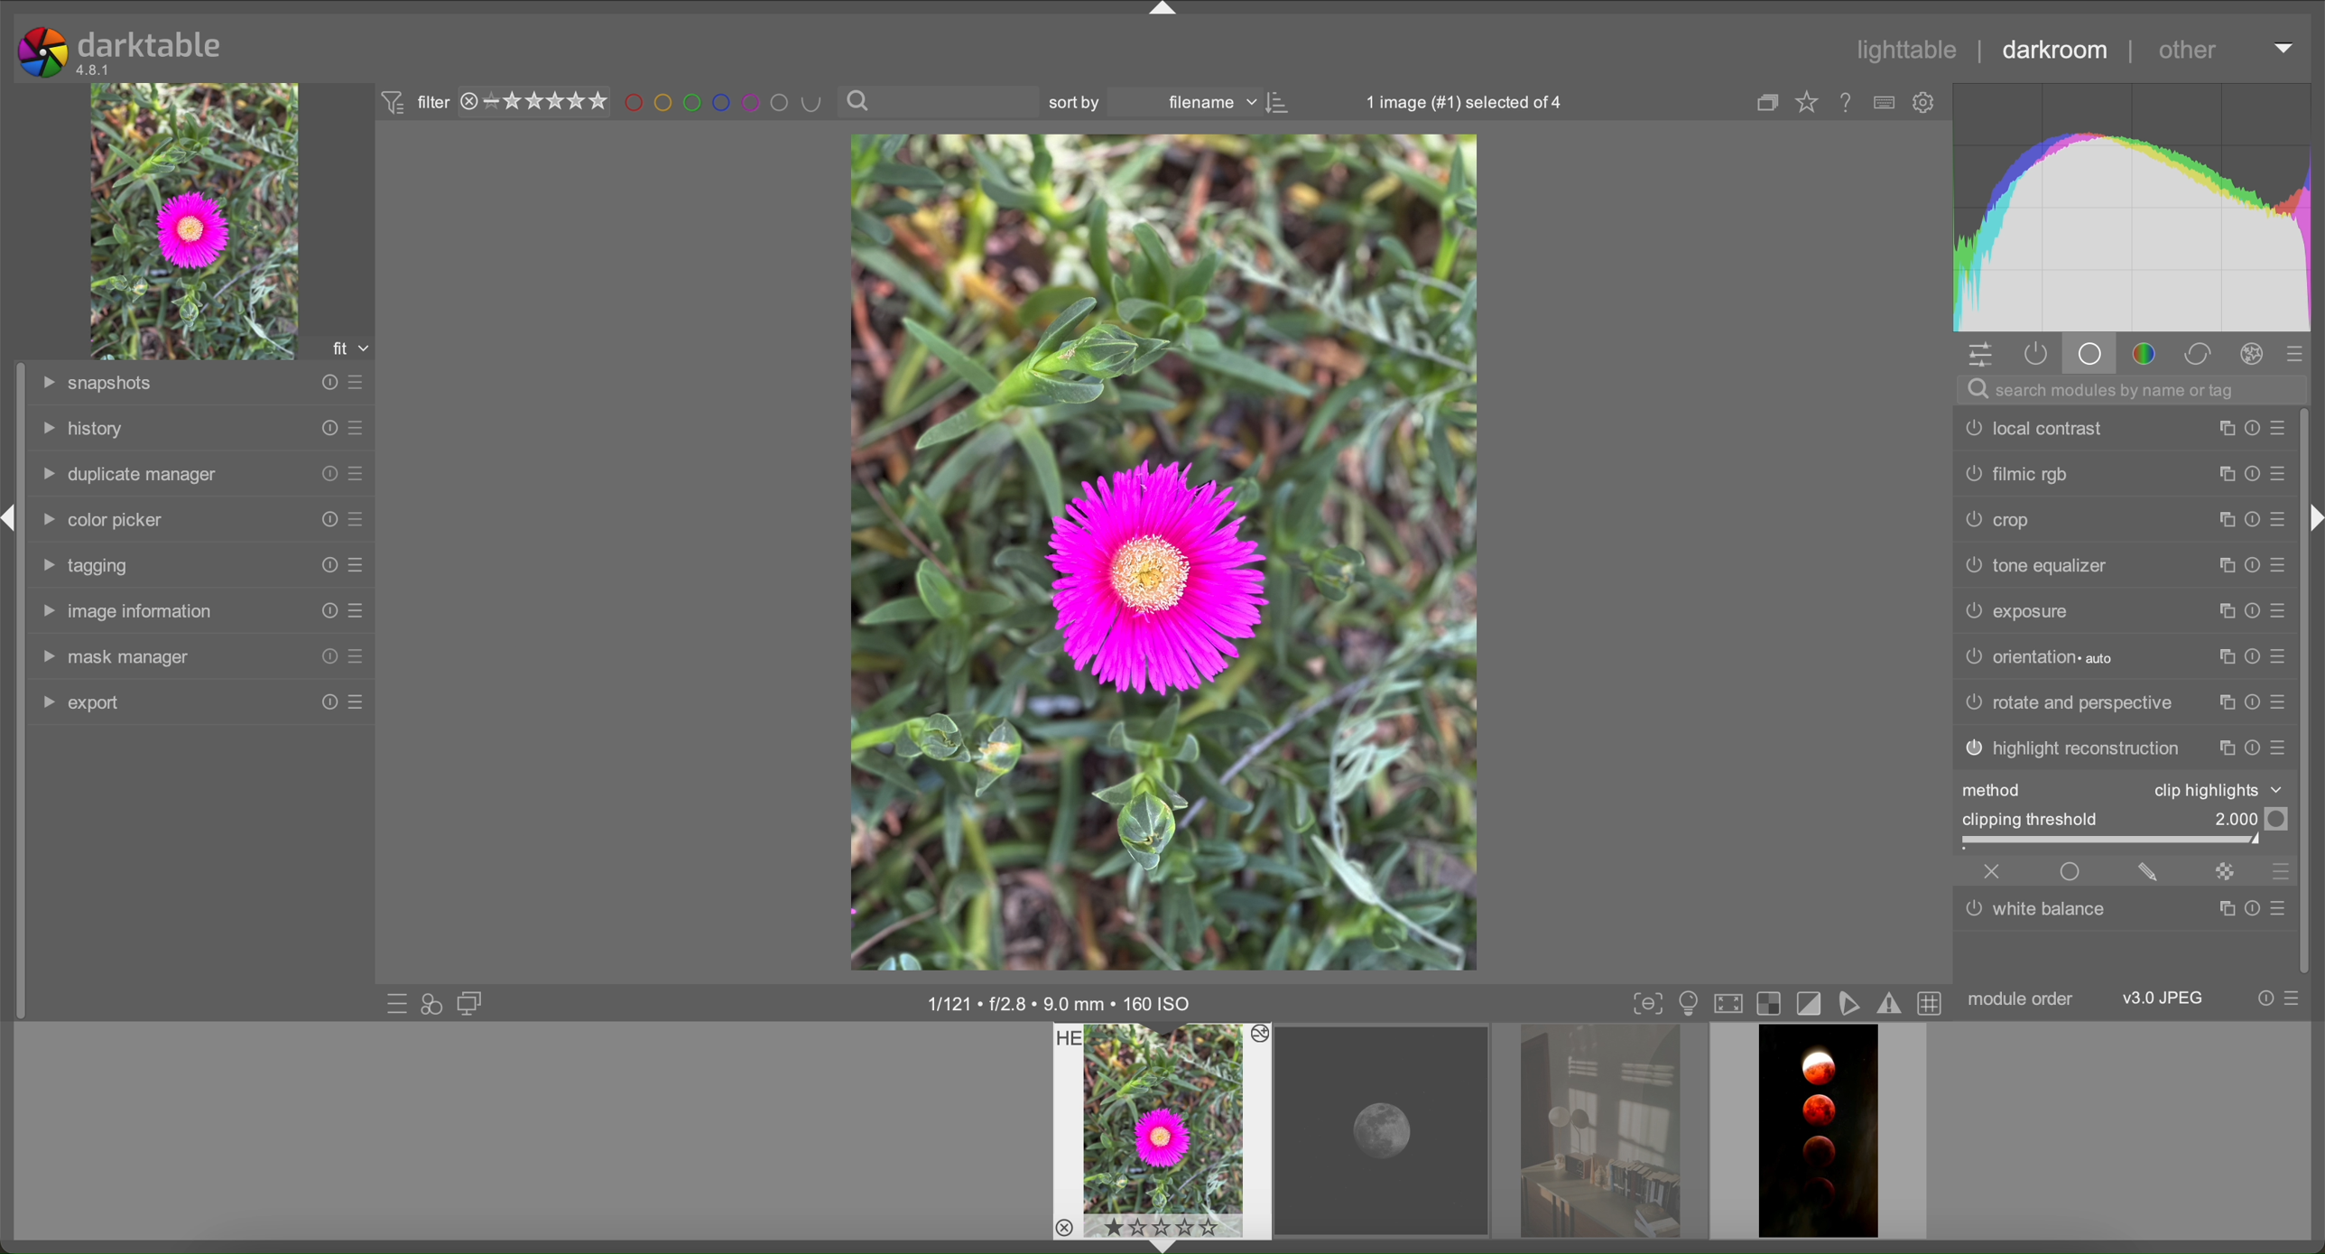 This screenshot has width=2325, height=1254. I want to click on version, so click(95, 70).